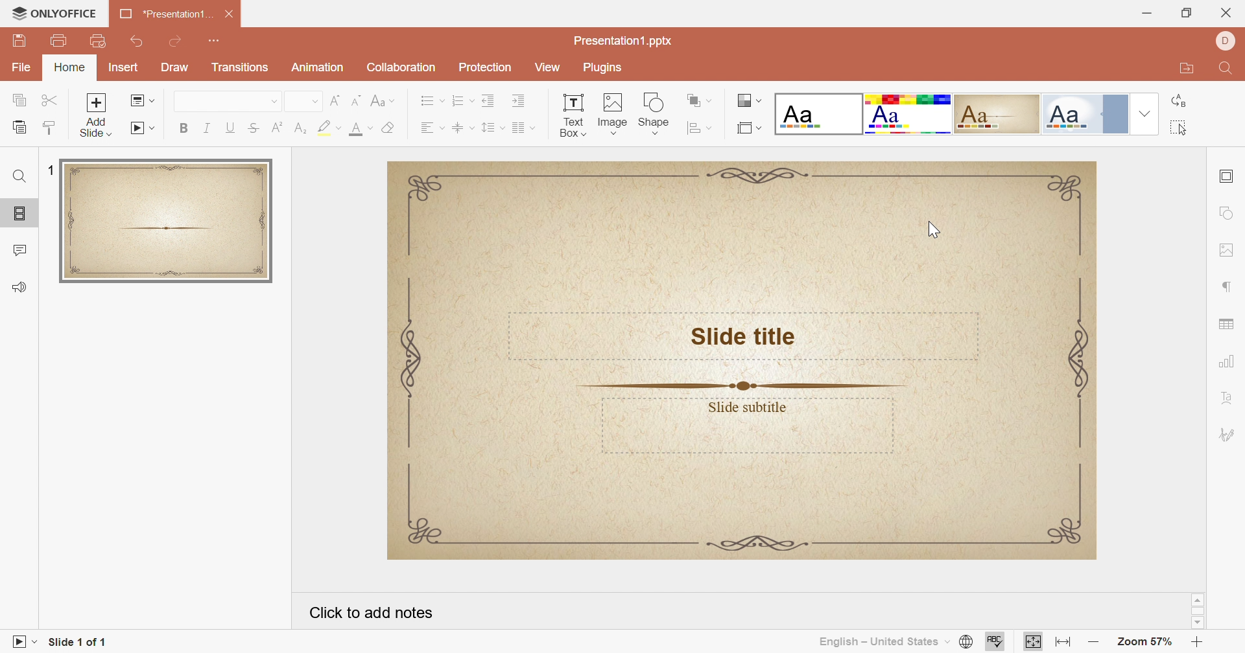 The height and width of the screenshot is (653, 1245). What do you see at coordinates (519, 100) in the screenshot?
I see `Increase Indent` at bounding box center [519, 100].